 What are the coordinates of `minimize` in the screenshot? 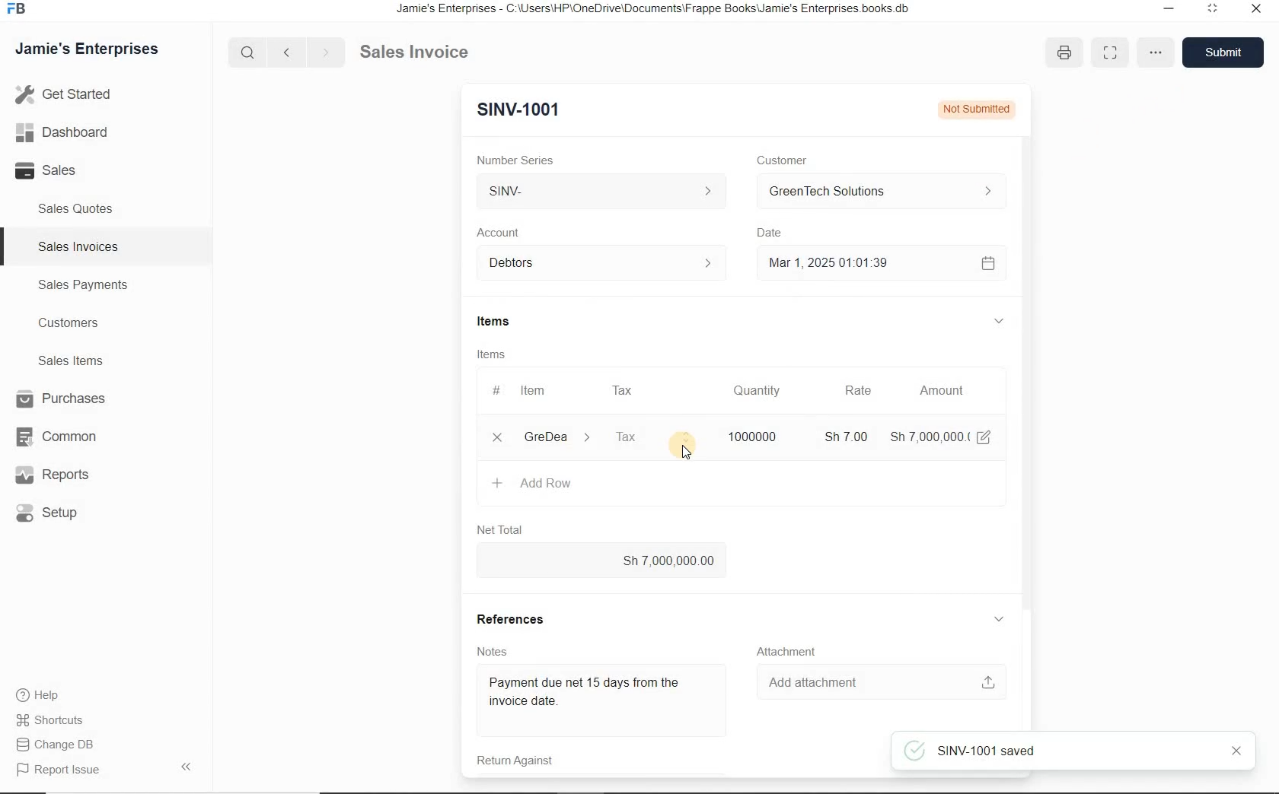 It's located at (1212, 11).